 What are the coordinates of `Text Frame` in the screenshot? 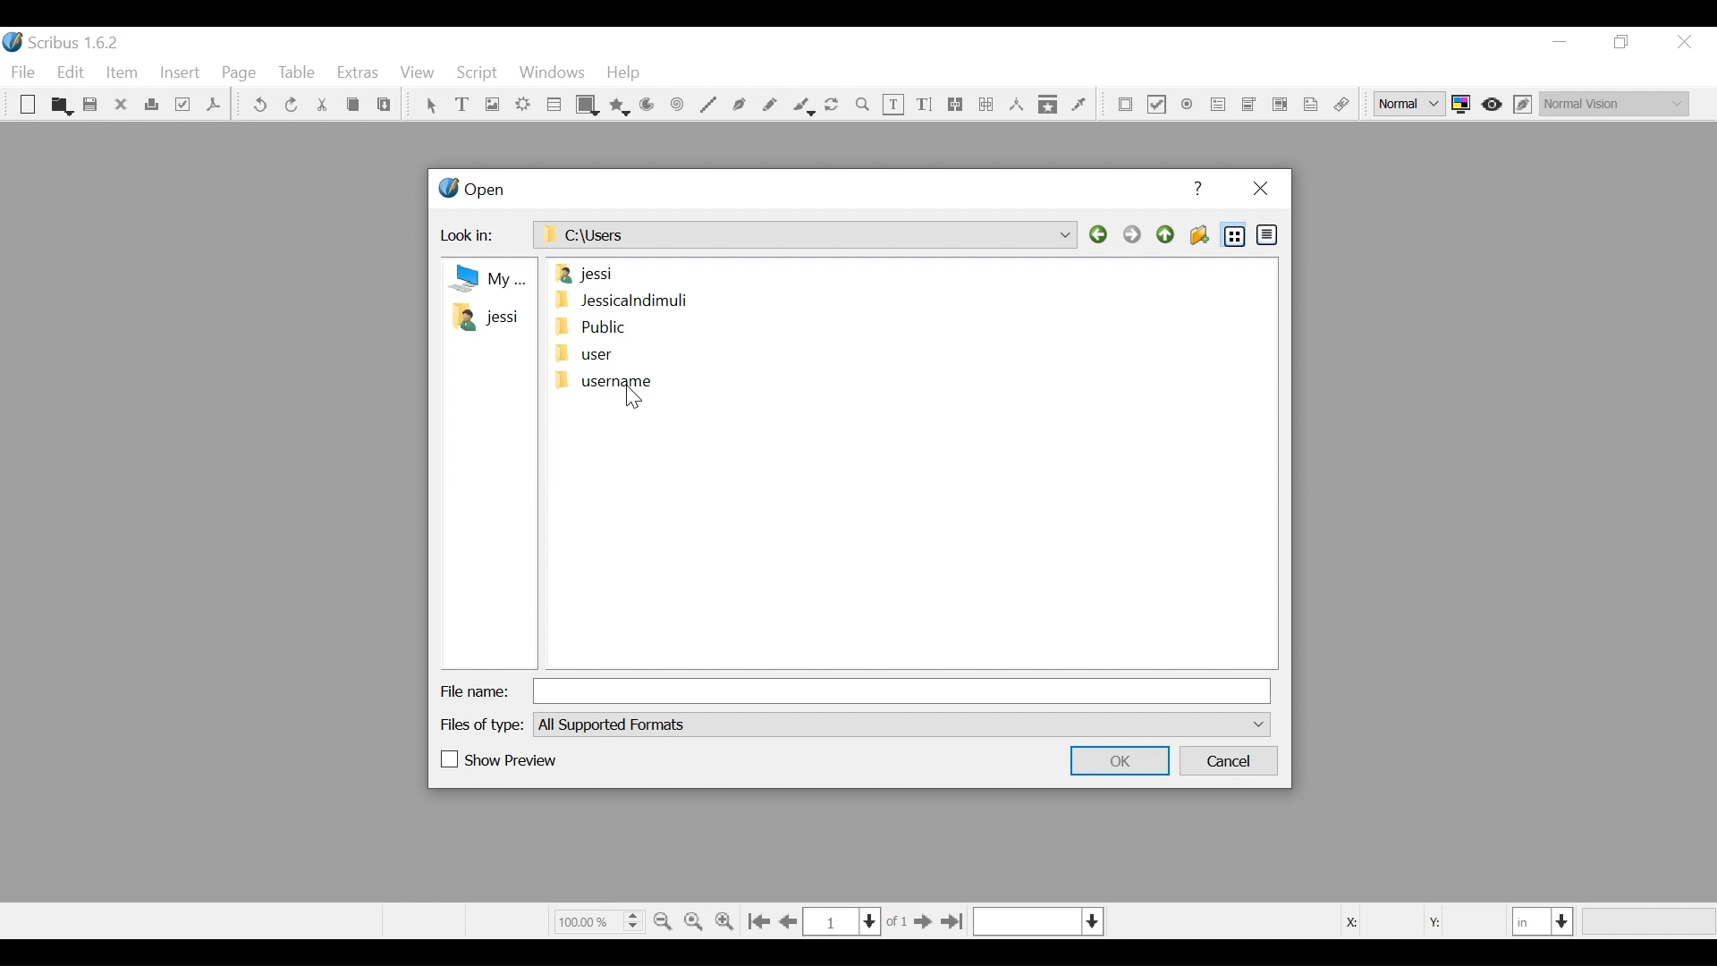 It's located at (464, 106).